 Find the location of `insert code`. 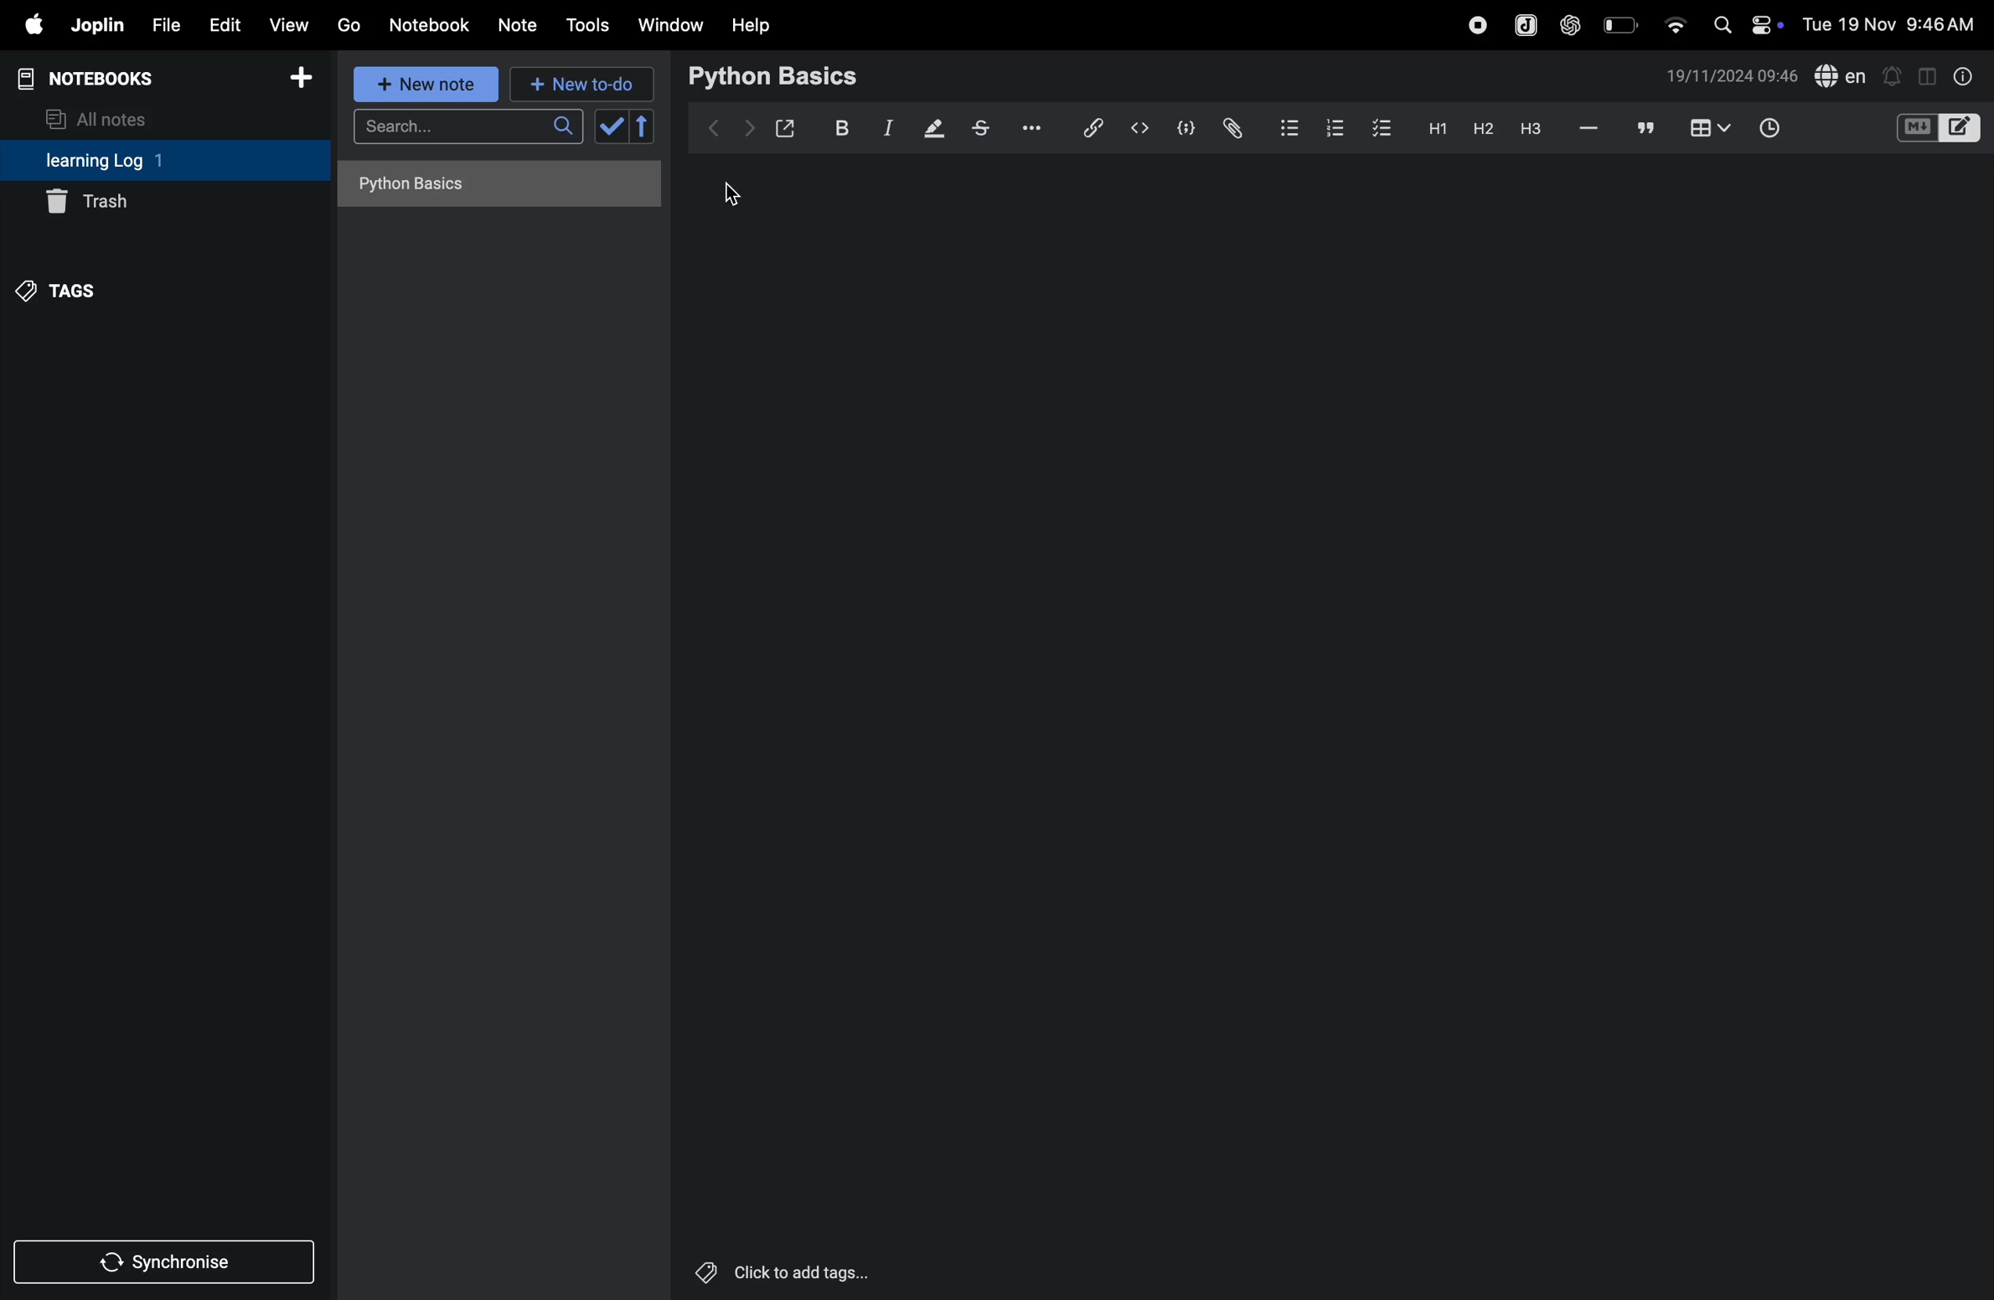

insert code is located at coordinates (1141, 128).